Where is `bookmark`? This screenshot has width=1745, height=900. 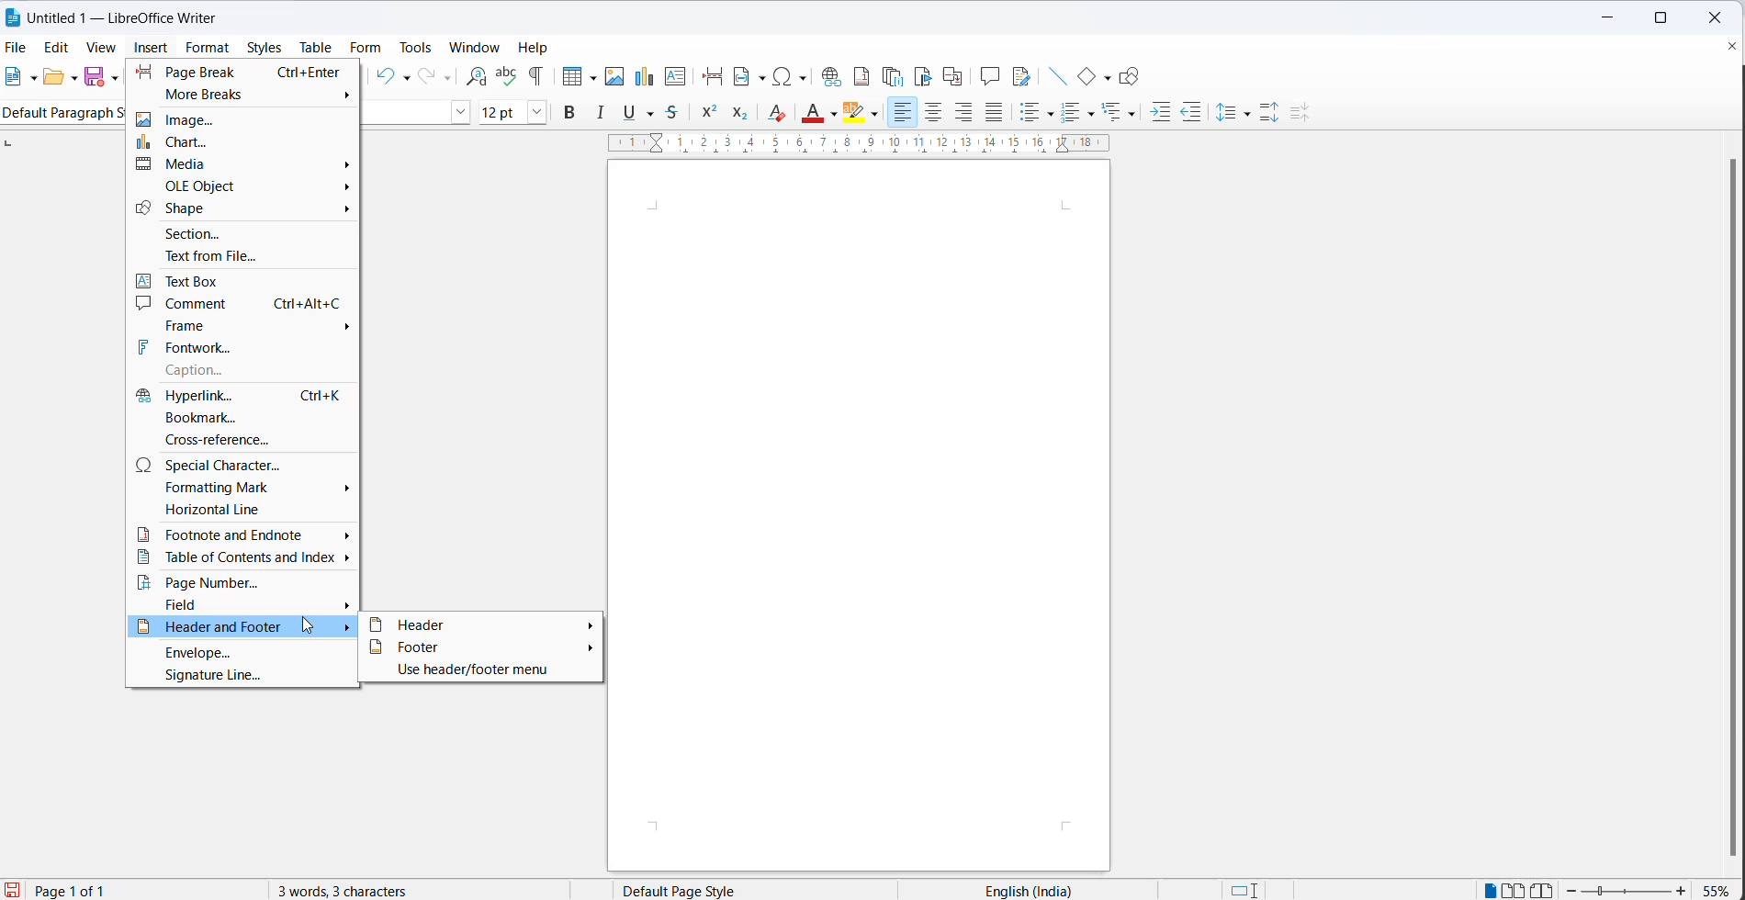
bookmark is located at coordinates (241, 420).